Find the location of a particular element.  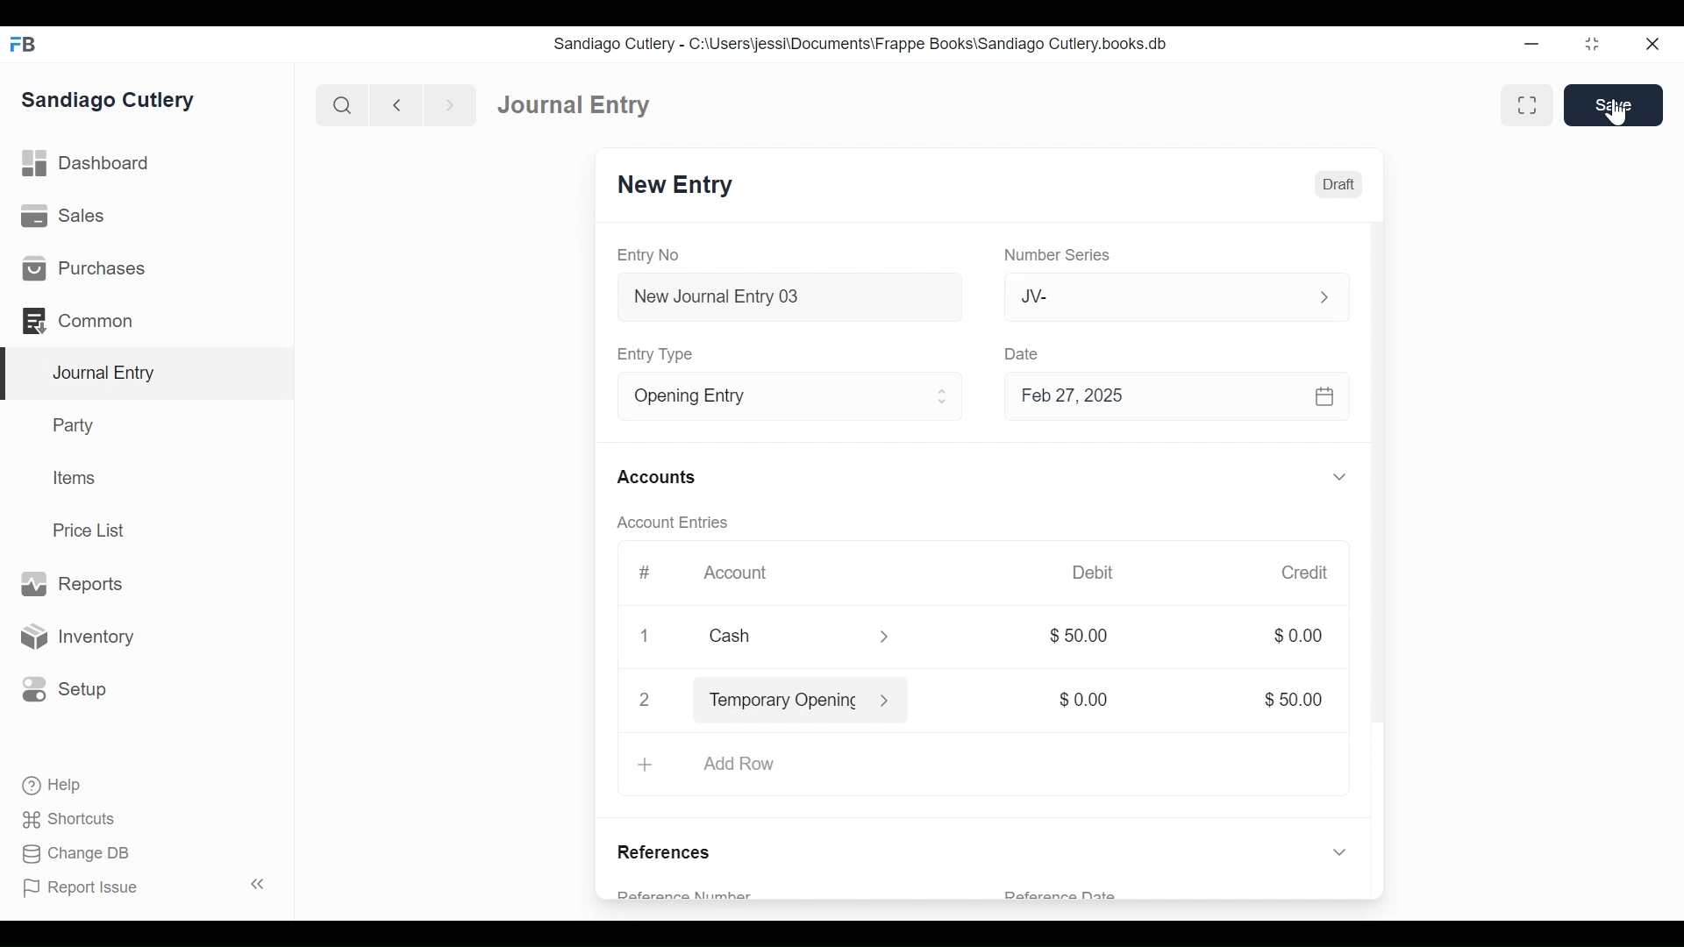

JV- is located at coordinates (1145, 295).